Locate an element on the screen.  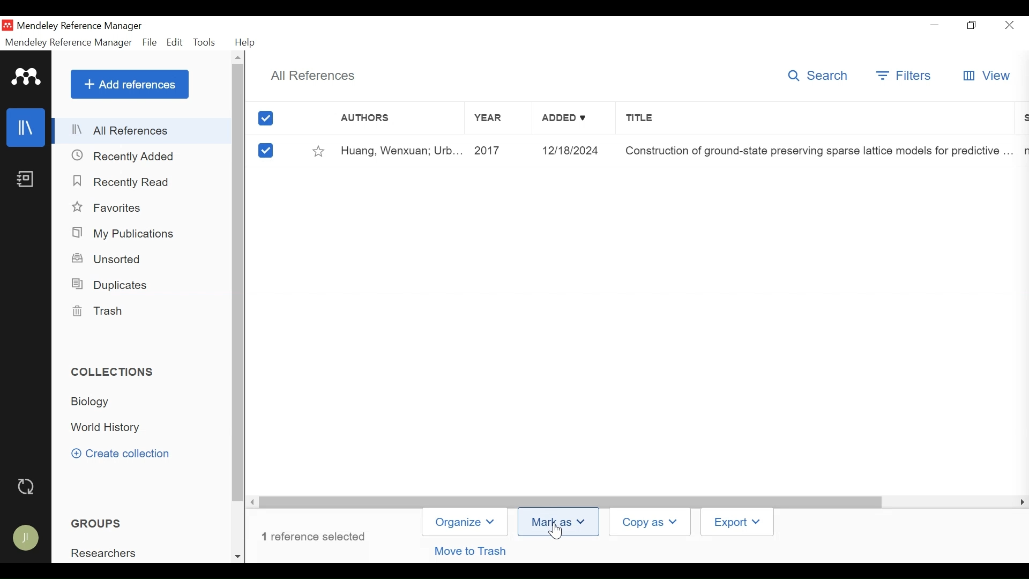
Scroll Right is located at coordinates (250, 501).